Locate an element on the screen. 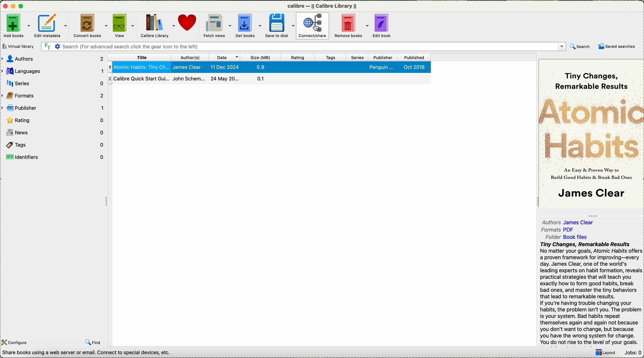  series is located at coordinates (52, 83).